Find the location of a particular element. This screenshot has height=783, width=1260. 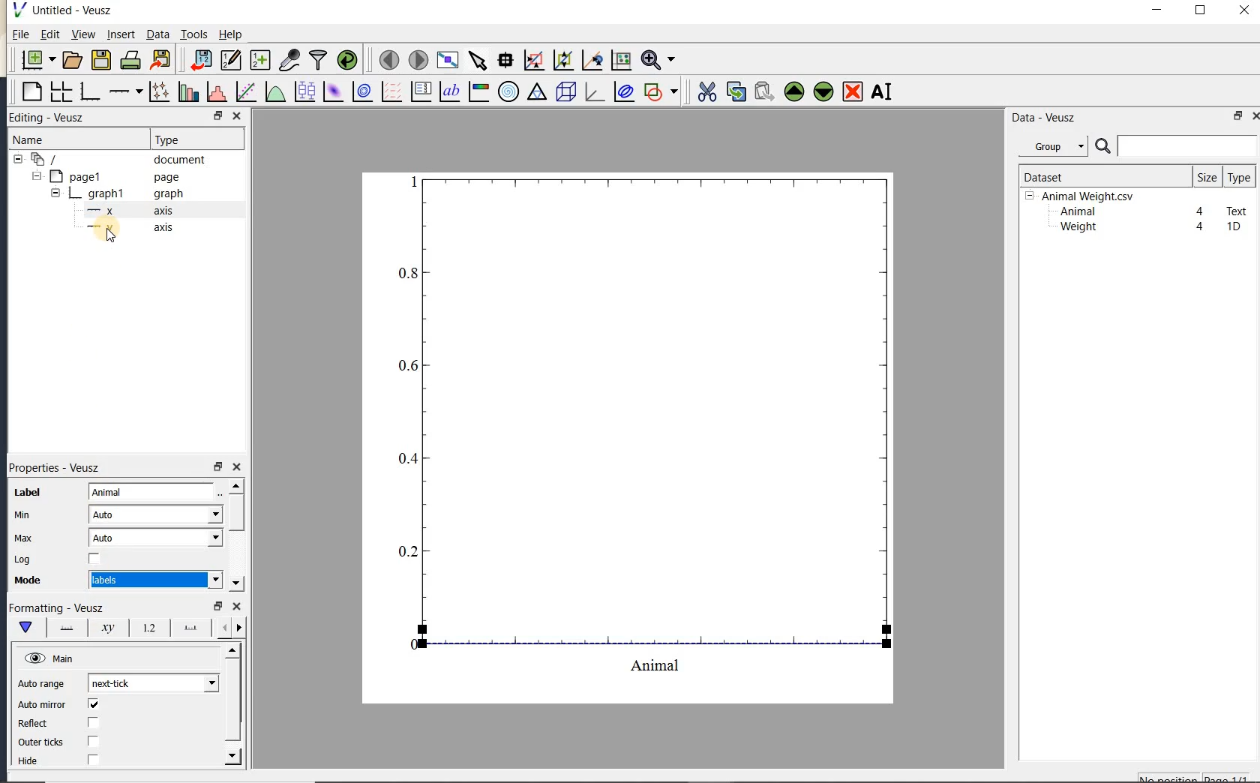

axis is located at coordinates (127, 228).